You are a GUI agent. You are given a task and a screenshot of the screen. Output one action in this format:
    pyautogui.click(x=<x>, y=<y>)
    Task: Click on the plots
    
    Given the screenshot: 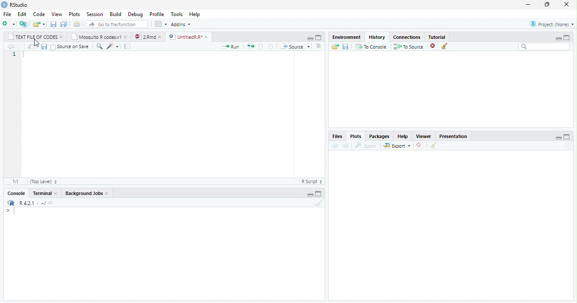 What is the action you would take?
    pyautogui.click(x=73, y=14)
    